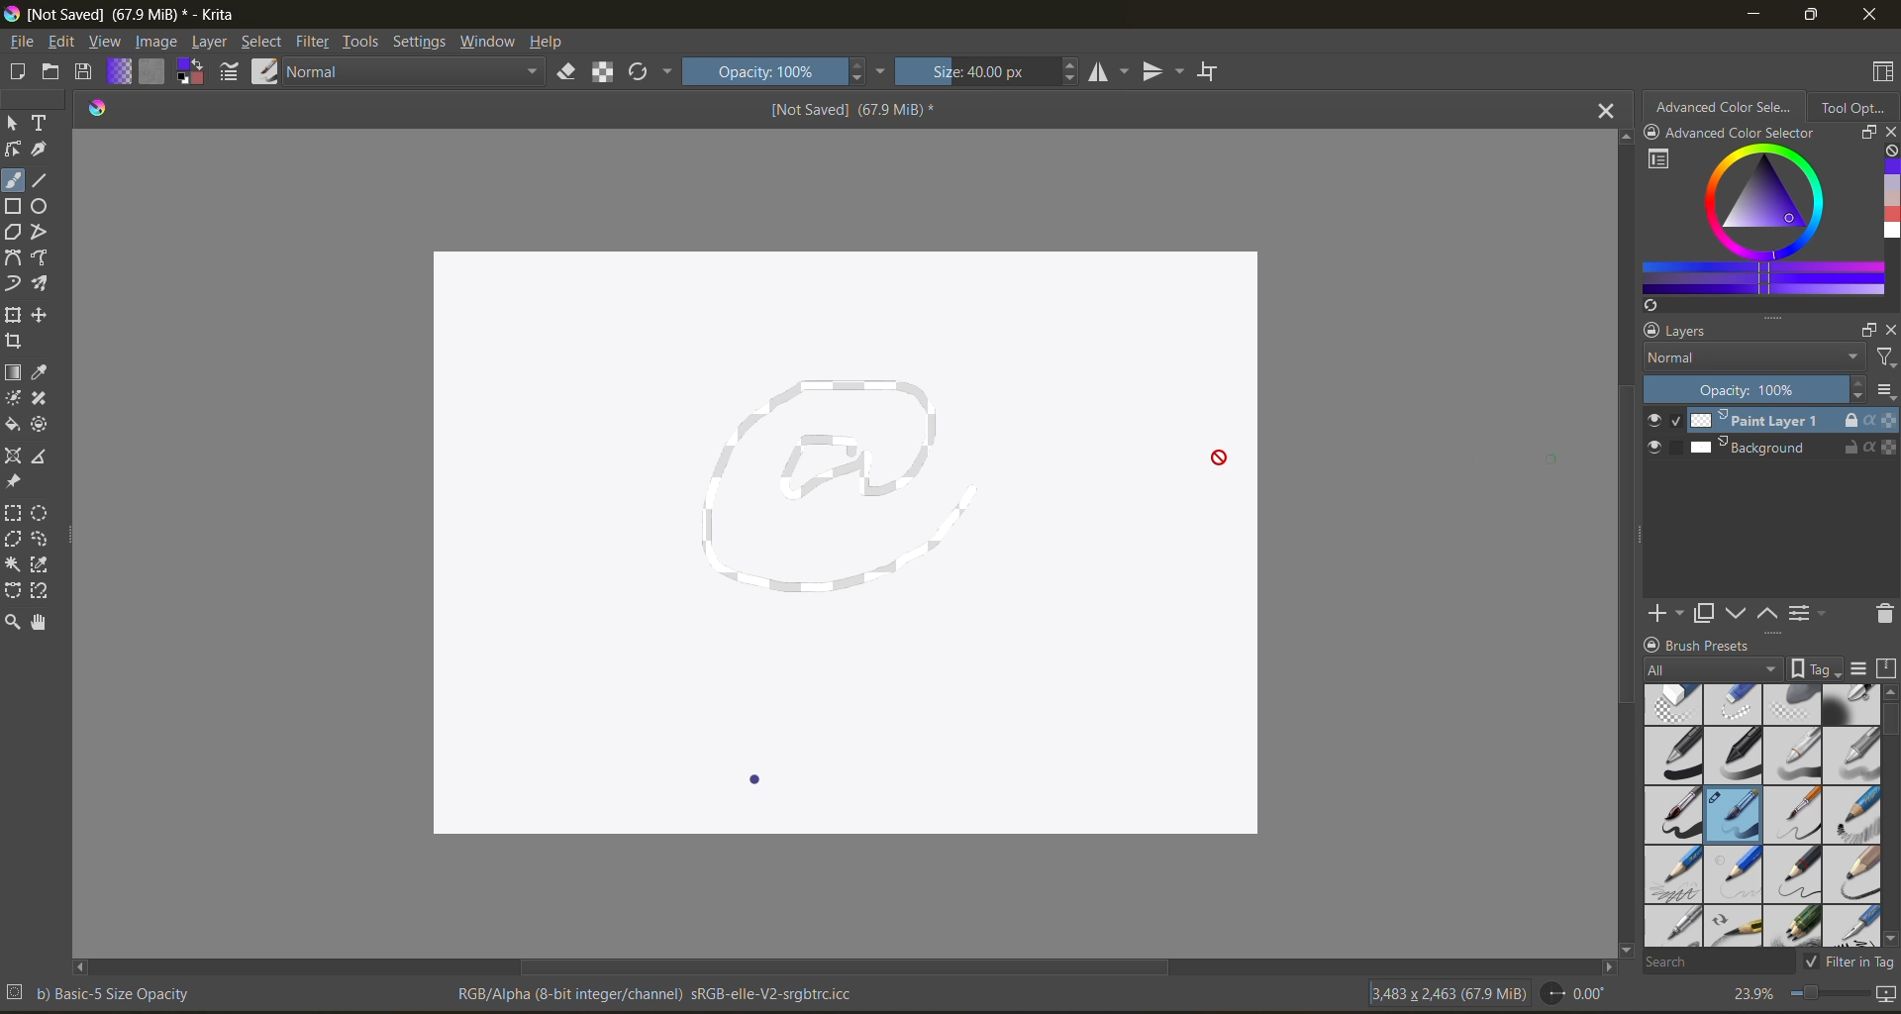 The width and height of the screenshot is (1901, 1014). Describe the element at coordinates (42, 123) in the screenshot. I see `text` at that location.